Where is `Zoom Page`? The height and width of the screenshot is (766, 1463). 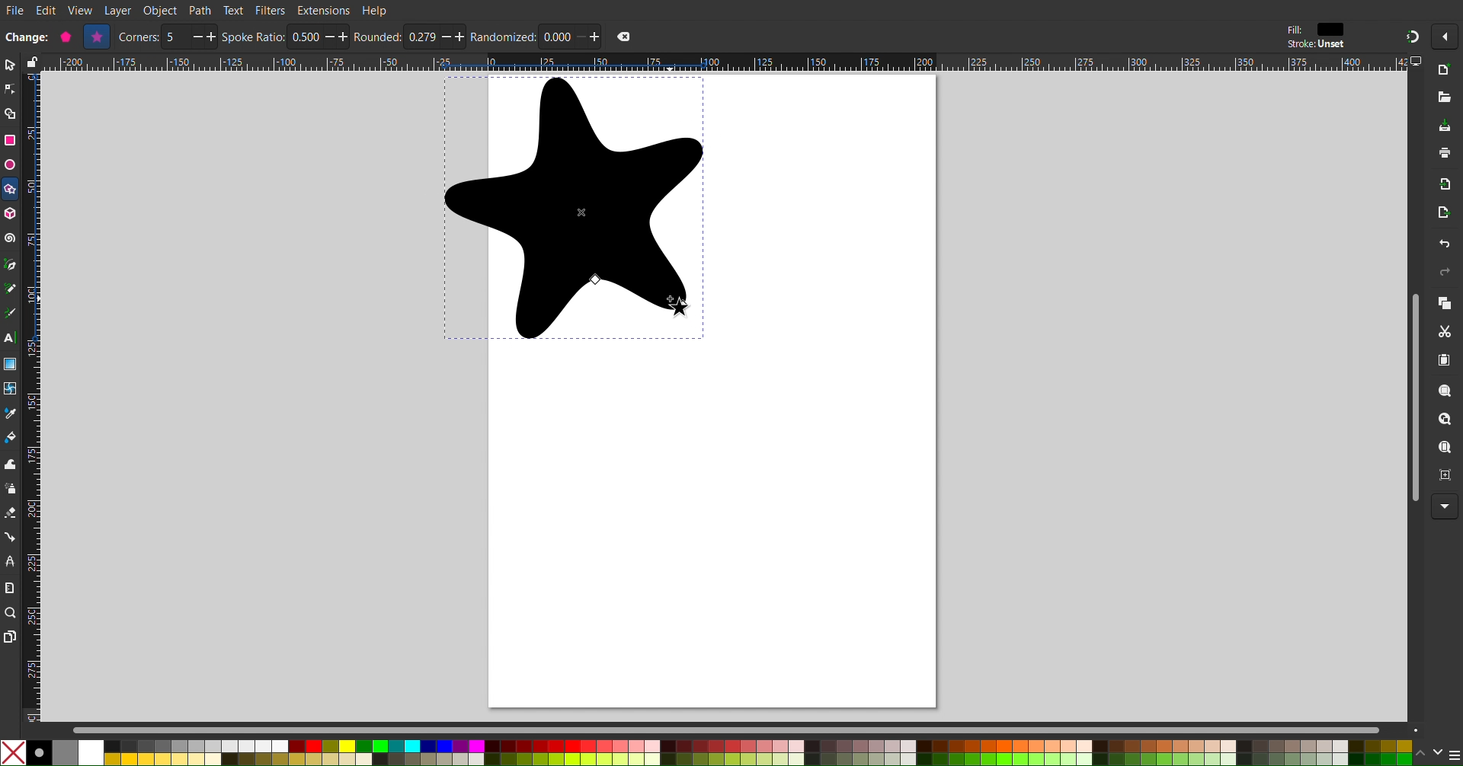 Zoom Page is located at coordinates (1445, 449).